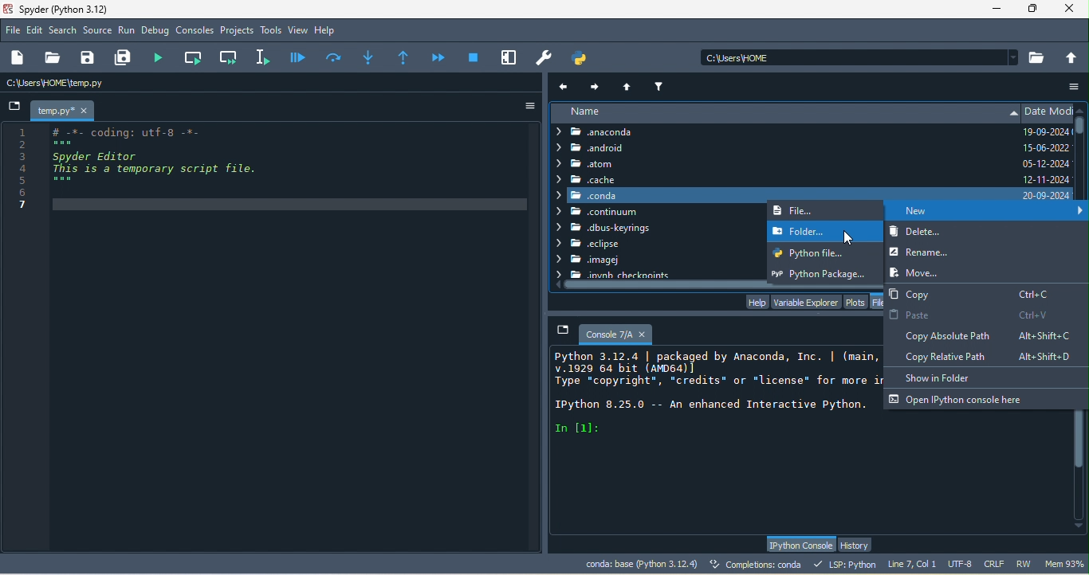  What do you see at coordinates (163, 57) in the screenshot?
I see `run file` at bounding box center [163, 57].